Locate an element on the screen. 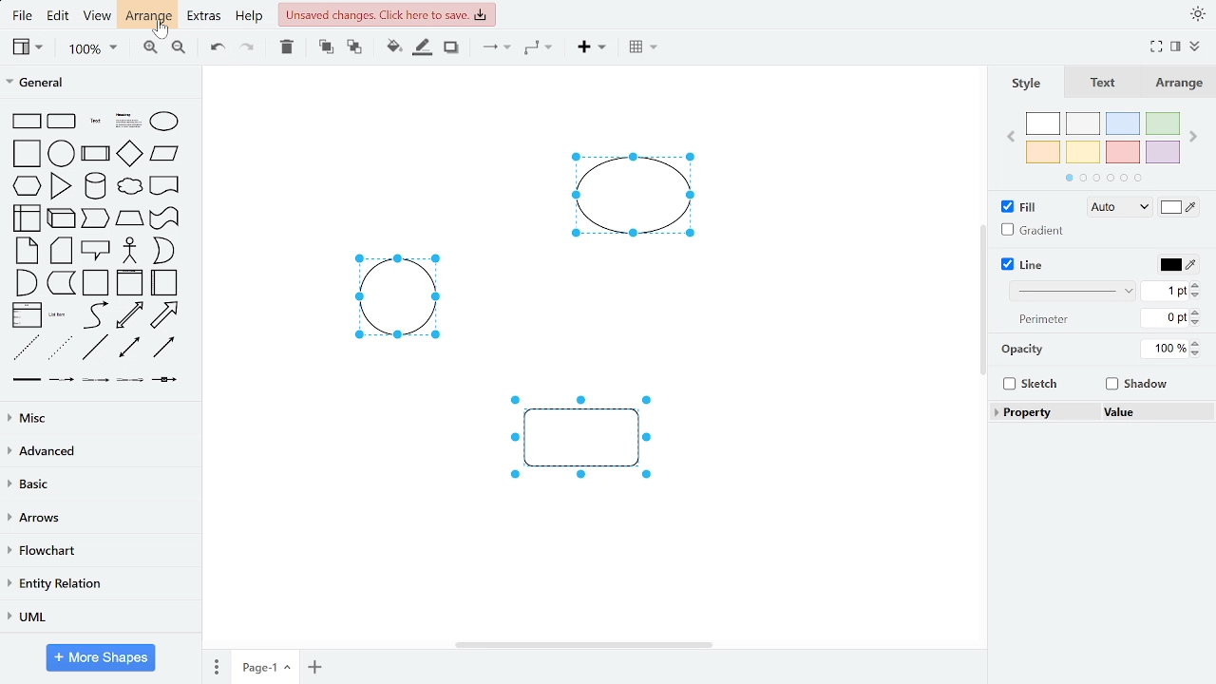 This screenshot has width=1216, height=684. circle is located at coordinates (62, 153).